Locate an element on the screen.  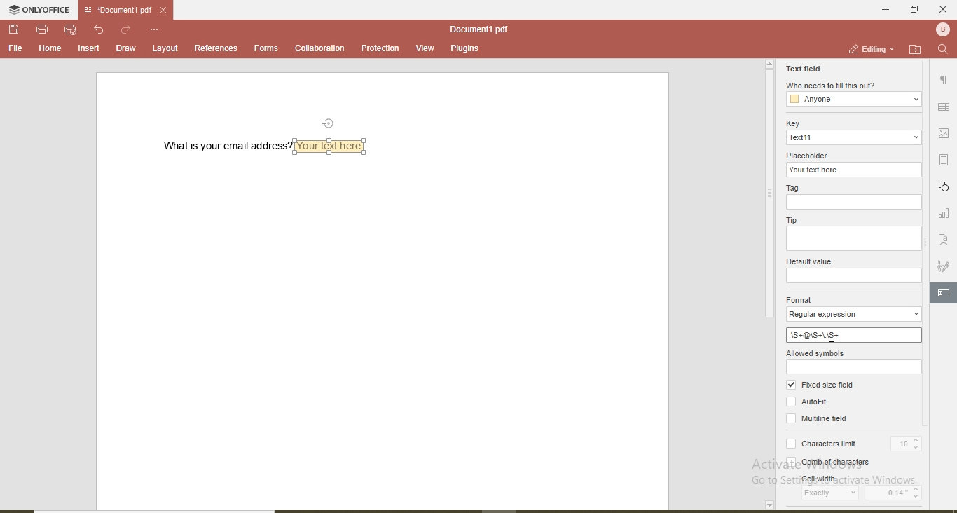
graph is located at coordinates (944, 214).